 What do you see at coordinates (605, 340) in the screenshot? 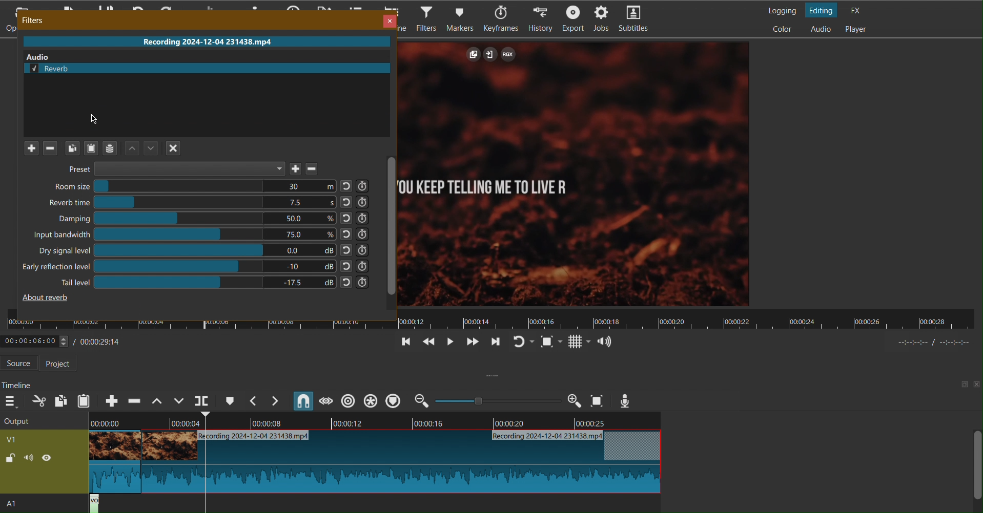
I see `Audio` at bounding box center [605, 340].